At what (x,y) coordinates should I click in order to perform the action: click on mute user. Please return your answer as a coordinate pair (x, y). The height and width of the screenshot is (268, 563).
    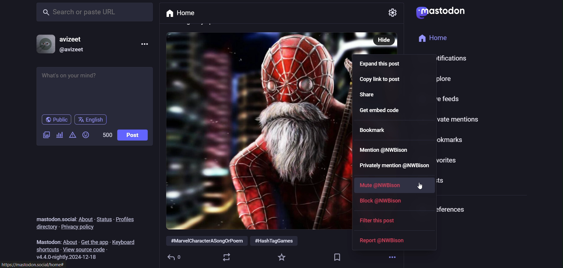
    Looking at the image, I should click on (381, 184).